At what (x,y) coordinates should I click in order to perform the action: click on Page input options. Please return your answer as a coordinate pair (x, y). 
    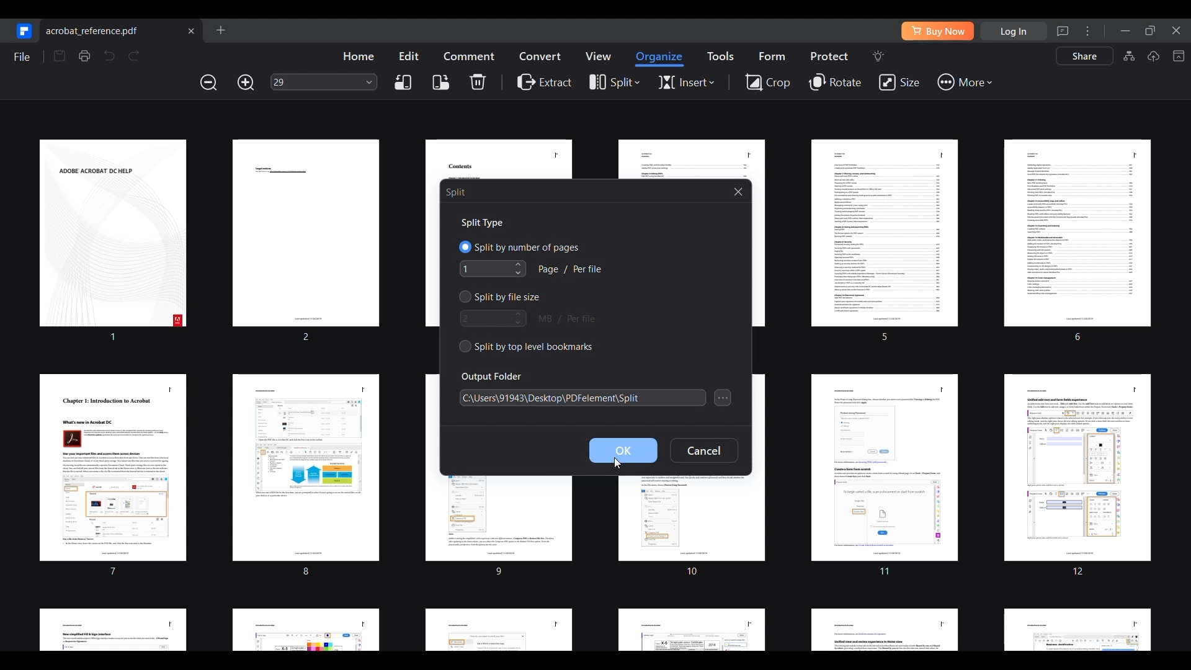
    Looking at the image, I should click on (370, 81).